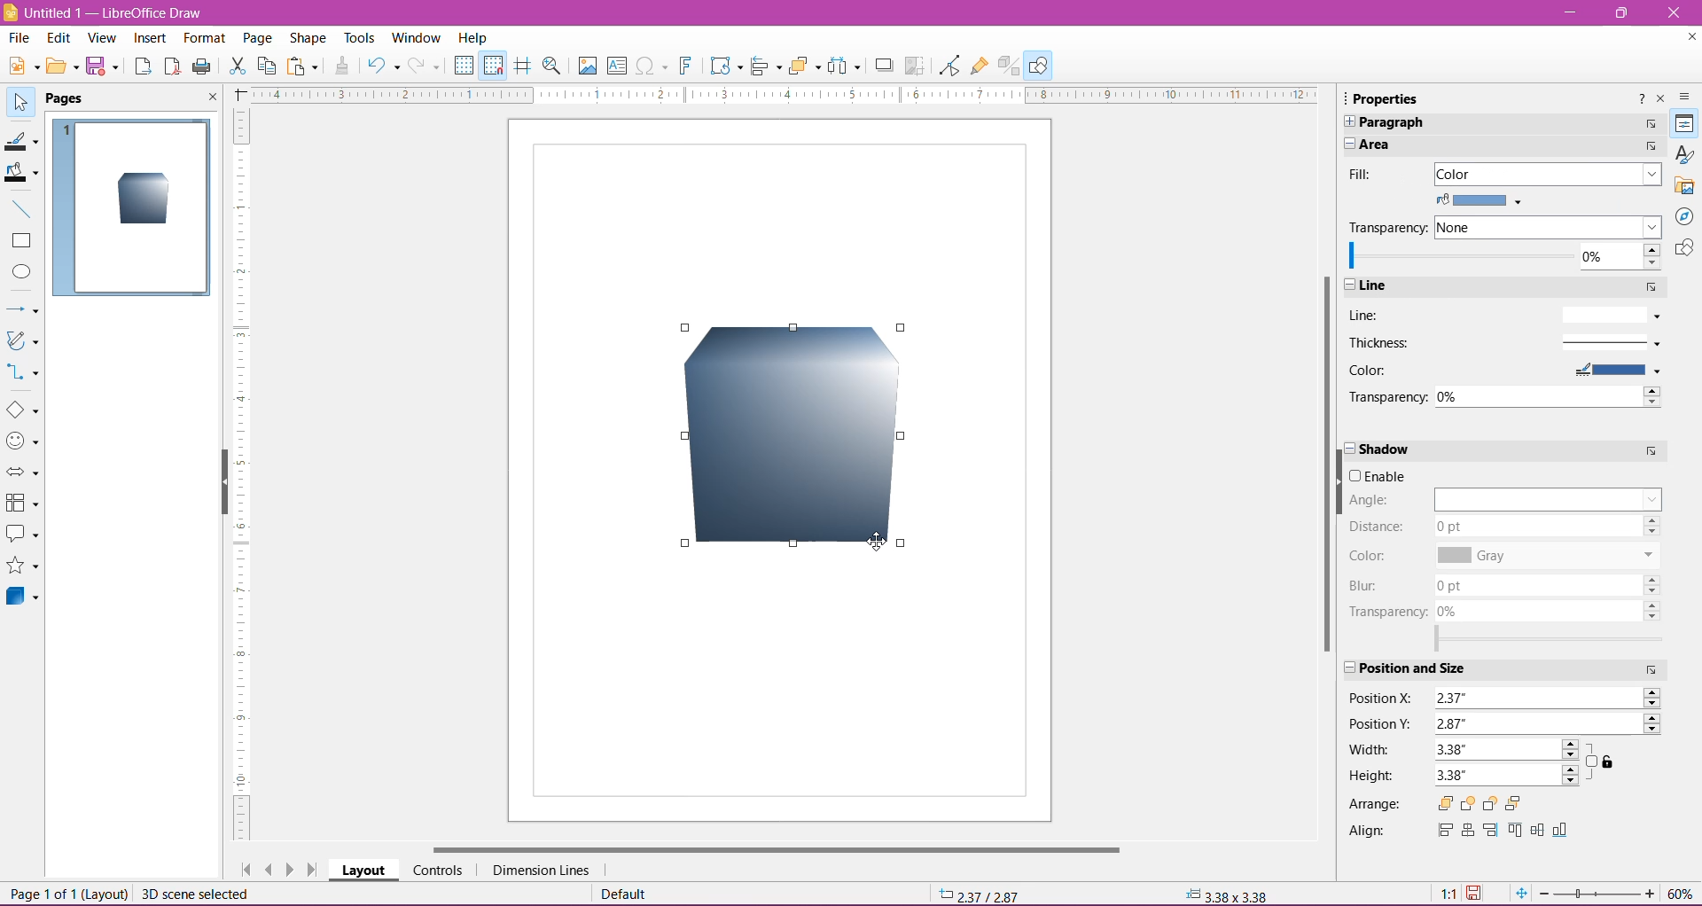 This screenshot has height=906, width=1702. I want to click on Fill, so click(1367, 174).